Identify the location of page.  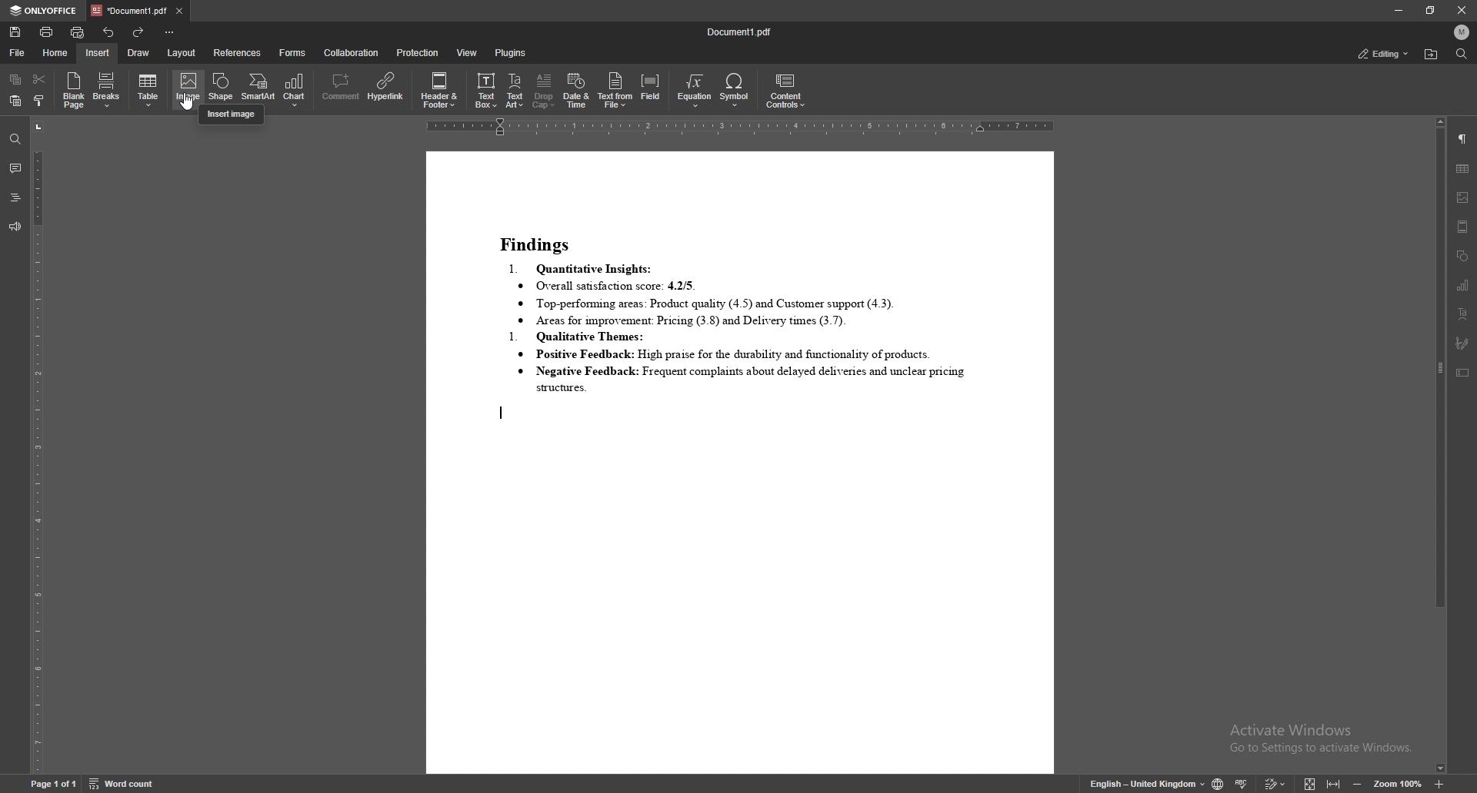
(53, 782).